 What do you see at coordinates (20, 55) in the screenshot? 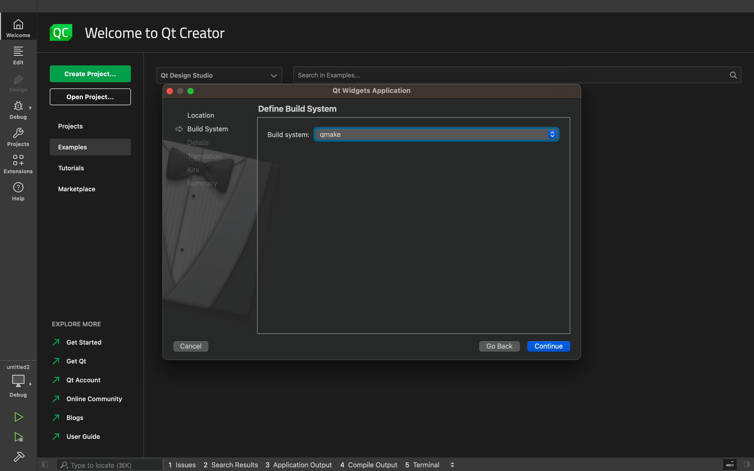
I see `edit` at bounding box center [20, 55].